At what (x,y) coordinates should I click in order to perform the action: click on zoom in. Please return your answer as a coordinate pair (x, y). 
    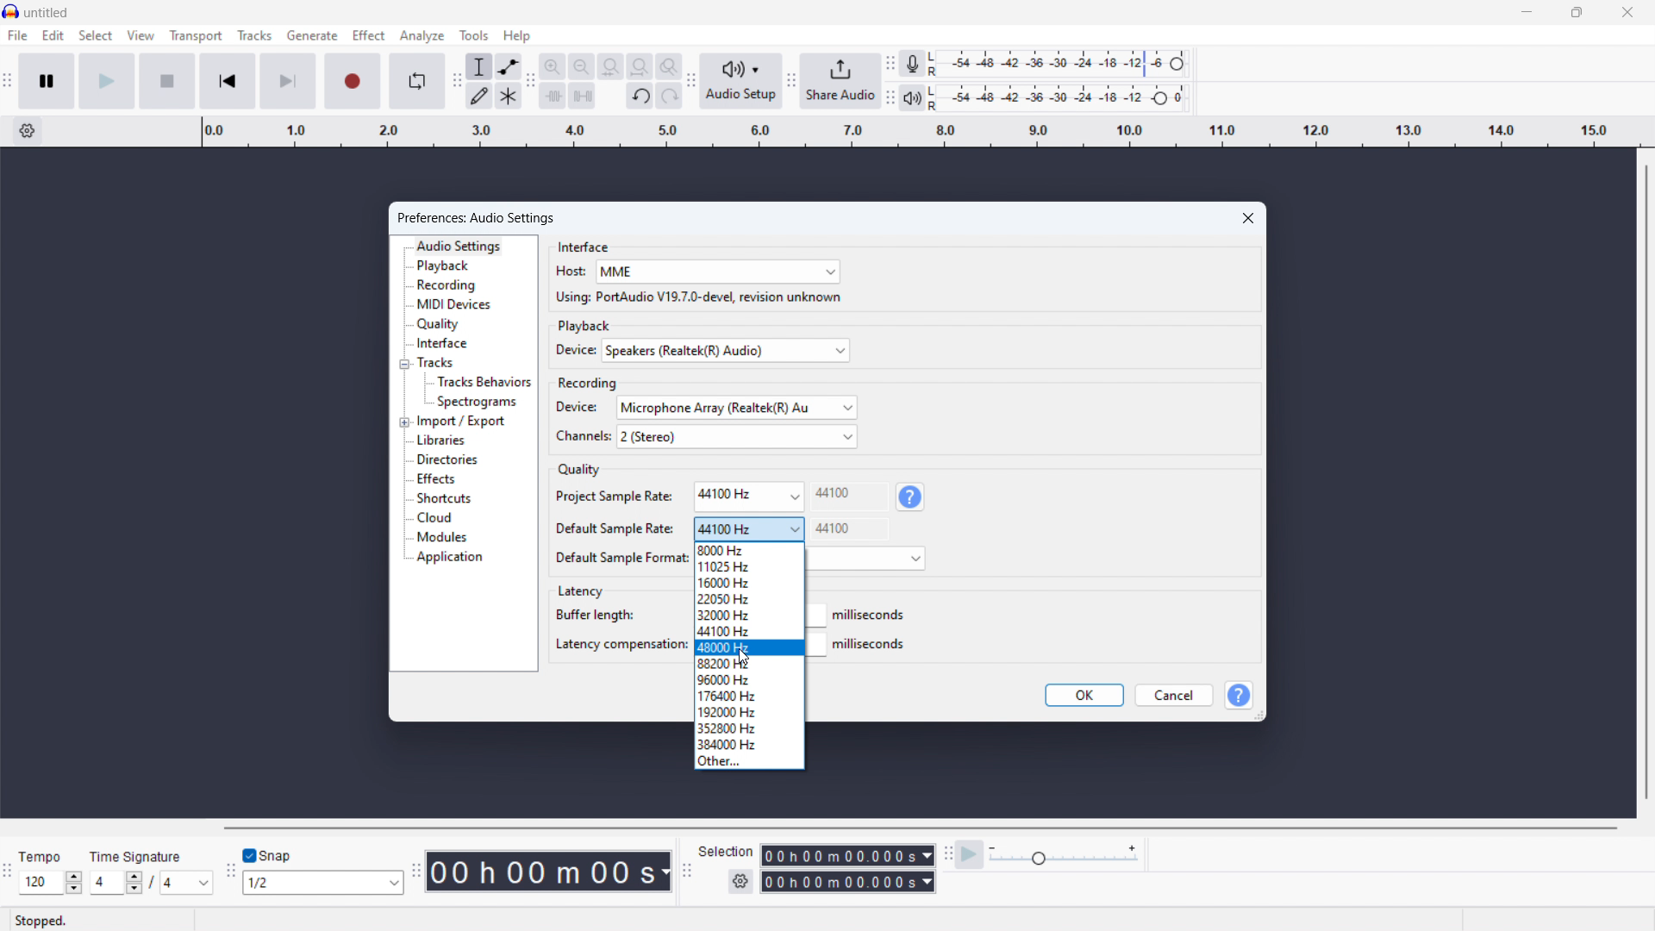
    Looking at the image, I should click on (552, 66).